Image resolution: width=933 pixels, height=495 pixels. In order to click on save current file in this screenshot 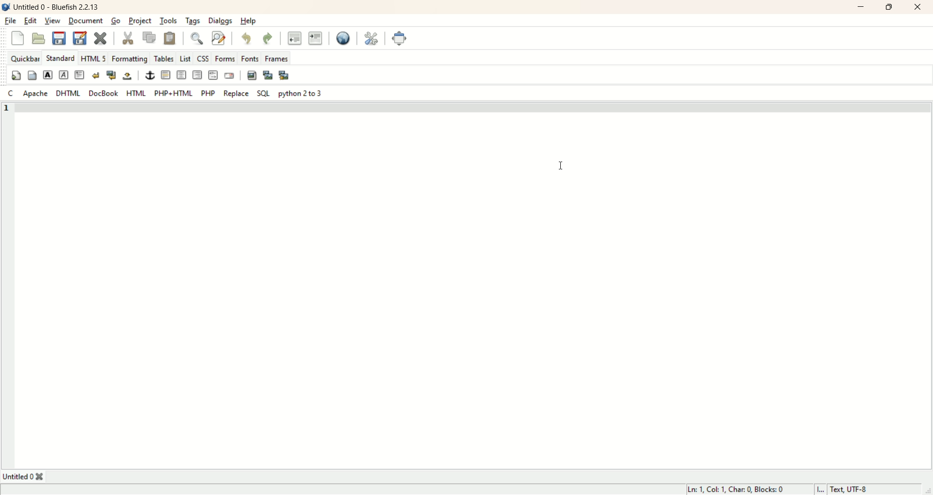, I will do `click(58, 38)`.